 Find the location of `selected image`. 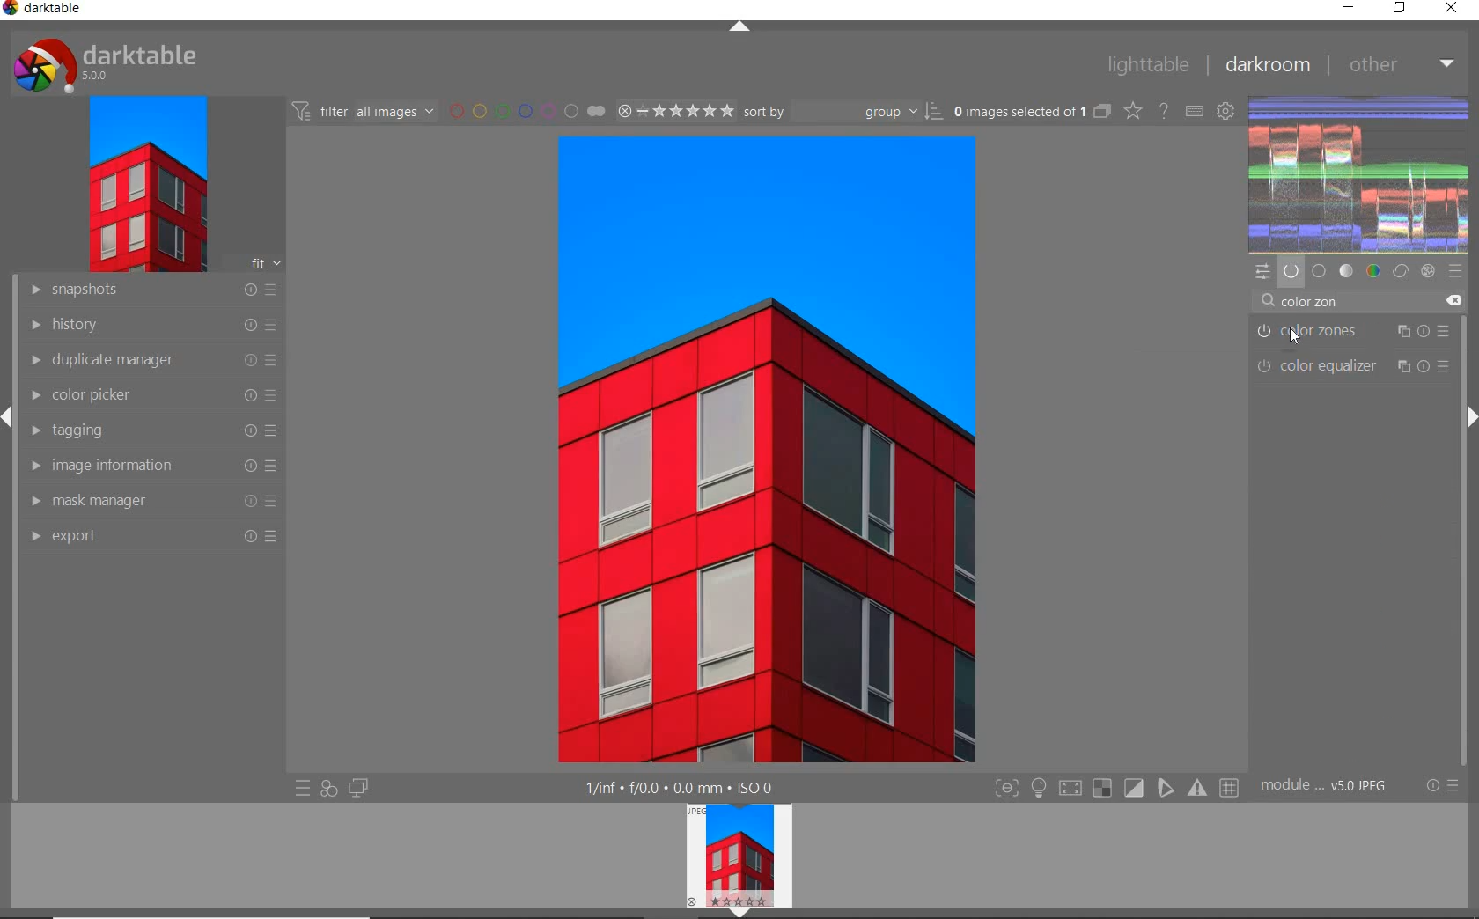

selected image is located at coordinates (767, 451).